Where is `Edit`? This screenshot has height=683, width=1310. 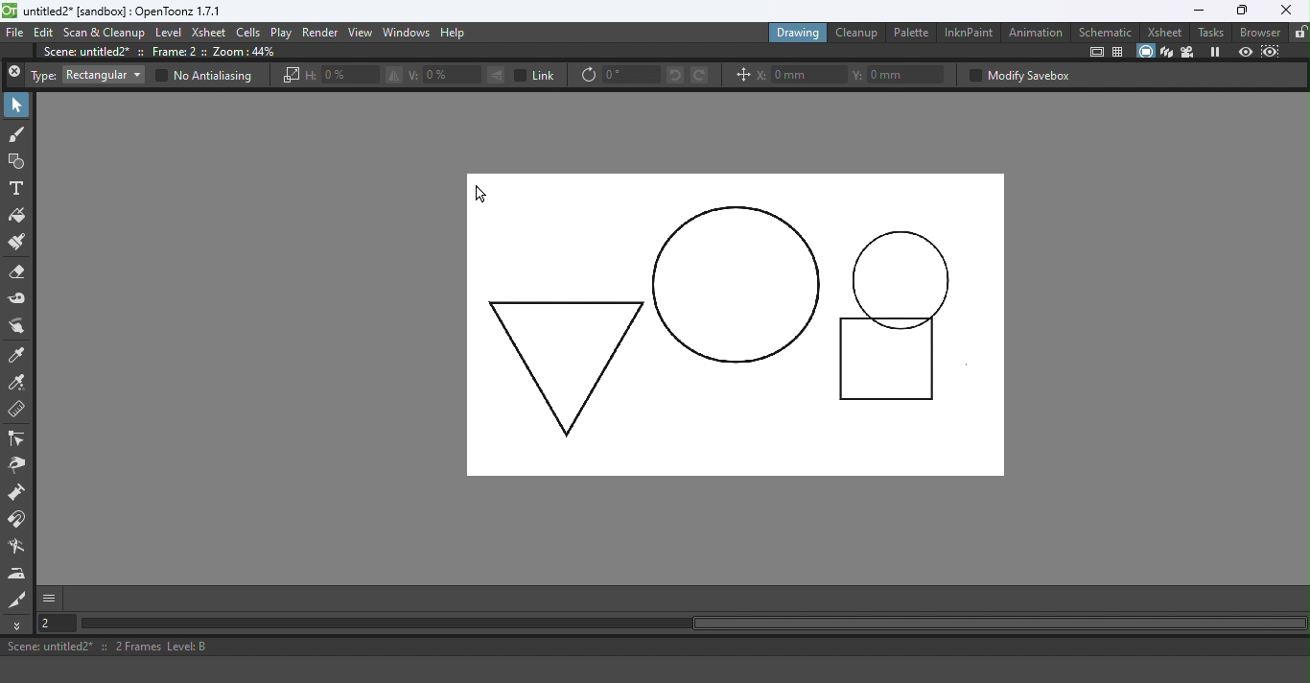
Edit is located at coordinates (44, 34).